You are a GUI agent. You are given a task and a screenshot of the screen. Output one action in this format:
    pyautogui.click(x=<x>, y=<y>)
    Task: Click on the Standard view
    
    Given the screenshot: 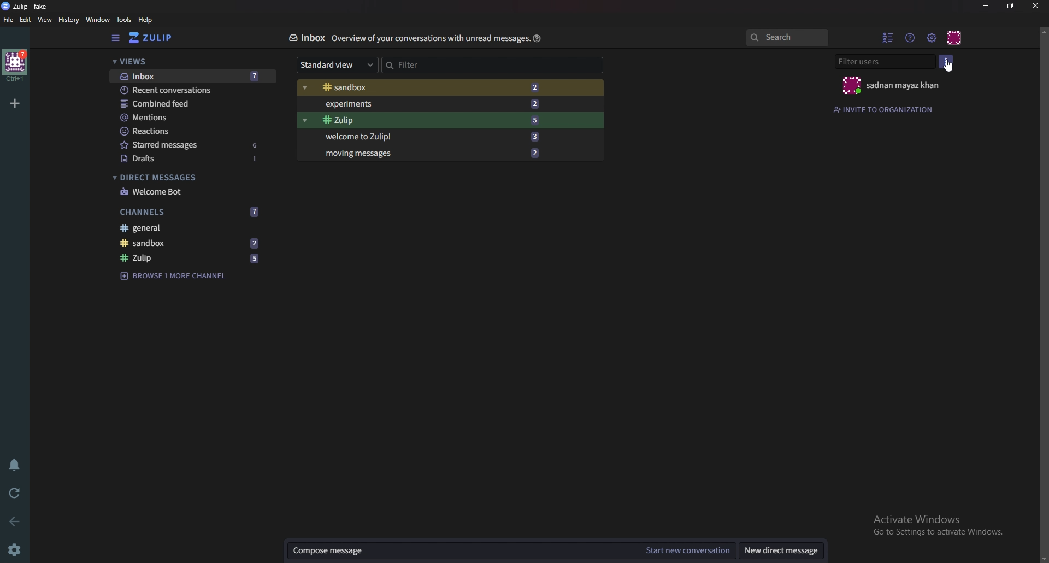 What is the action you would take?
    pyautogui.click(x=338, y=65)
    